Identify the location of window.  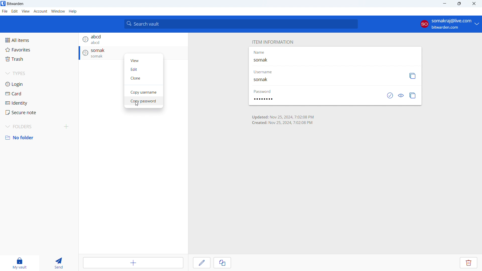
(58, 11).